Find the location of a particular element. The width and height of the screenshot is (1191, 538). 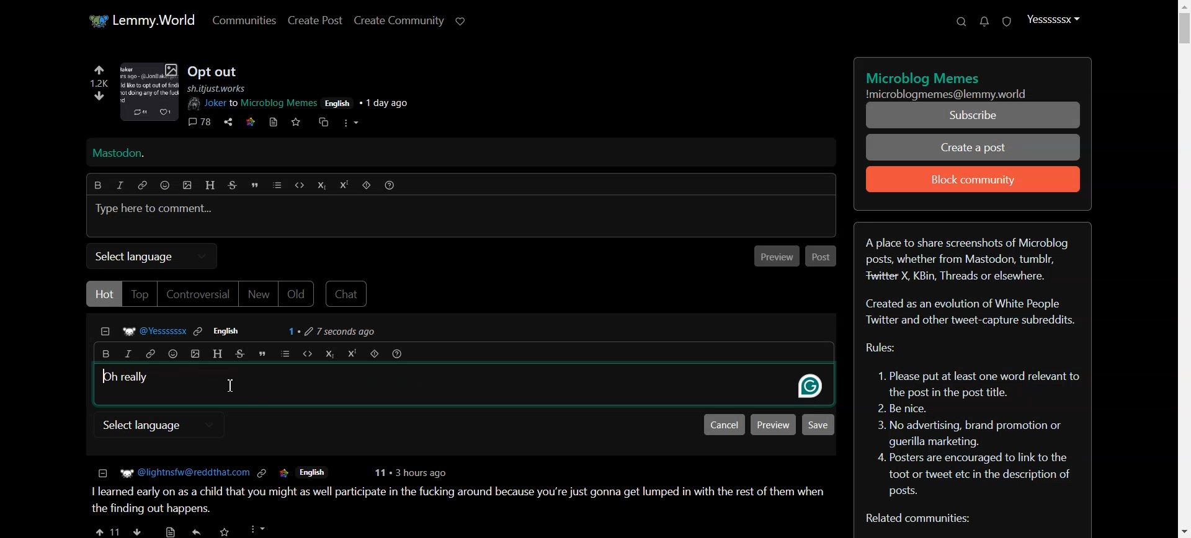

Header is located at coordinates (210, 185).